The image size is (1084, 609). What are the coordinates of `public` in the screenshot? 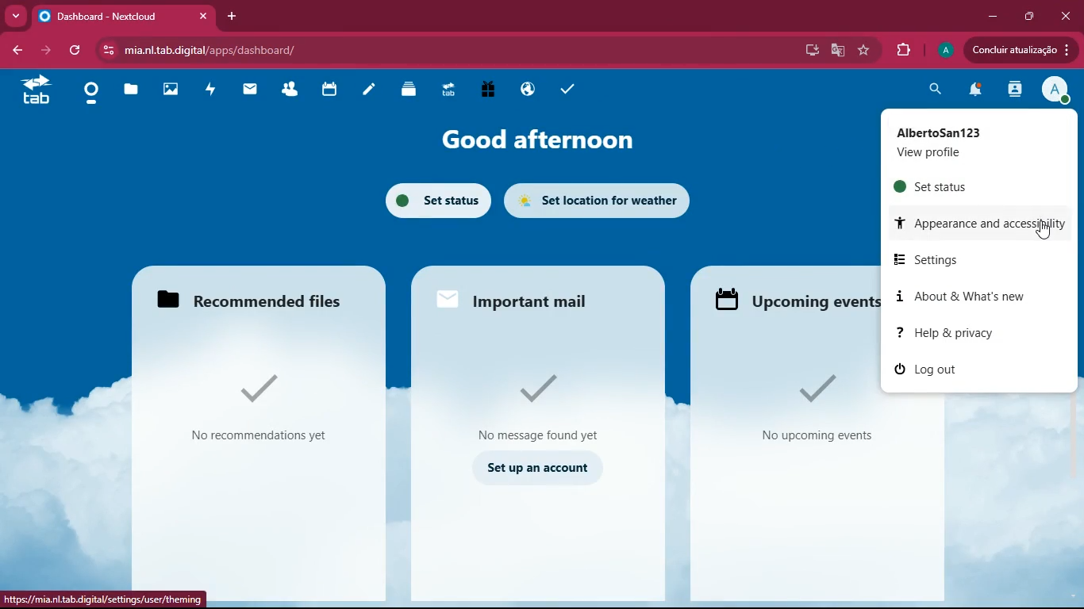 It's located at (531, 90).